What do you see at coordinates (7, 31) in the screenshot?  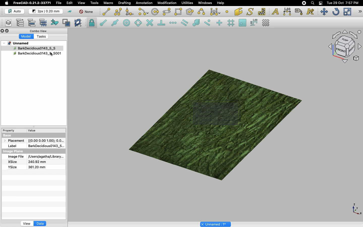 I see `Collapse` at bounding box center [7, 31].